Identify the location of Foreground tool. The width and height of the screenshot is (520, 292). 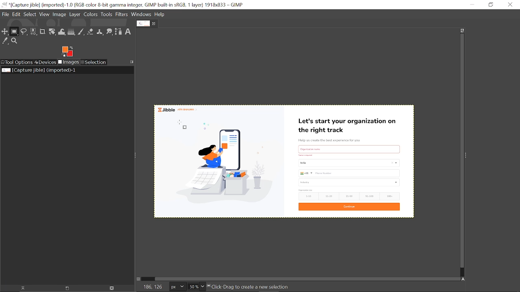
(67, 52).